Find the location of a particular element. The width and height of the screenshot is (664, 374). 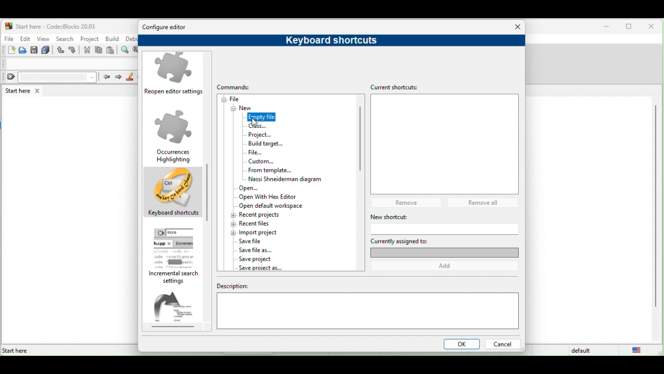

keyboard shortcuts is located at coordinates (173, 194).